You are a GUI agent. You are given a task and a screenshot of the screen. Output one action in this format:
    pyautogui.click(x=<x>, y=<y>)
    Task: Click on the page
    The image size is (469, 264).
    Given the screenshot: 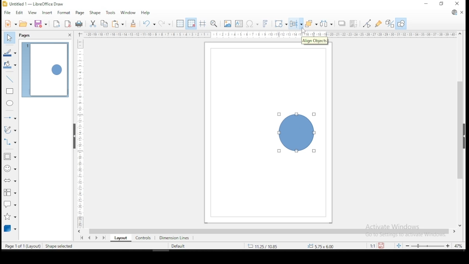 What is the action you would take?
    pyautogui.click(x=80, y=13)
    